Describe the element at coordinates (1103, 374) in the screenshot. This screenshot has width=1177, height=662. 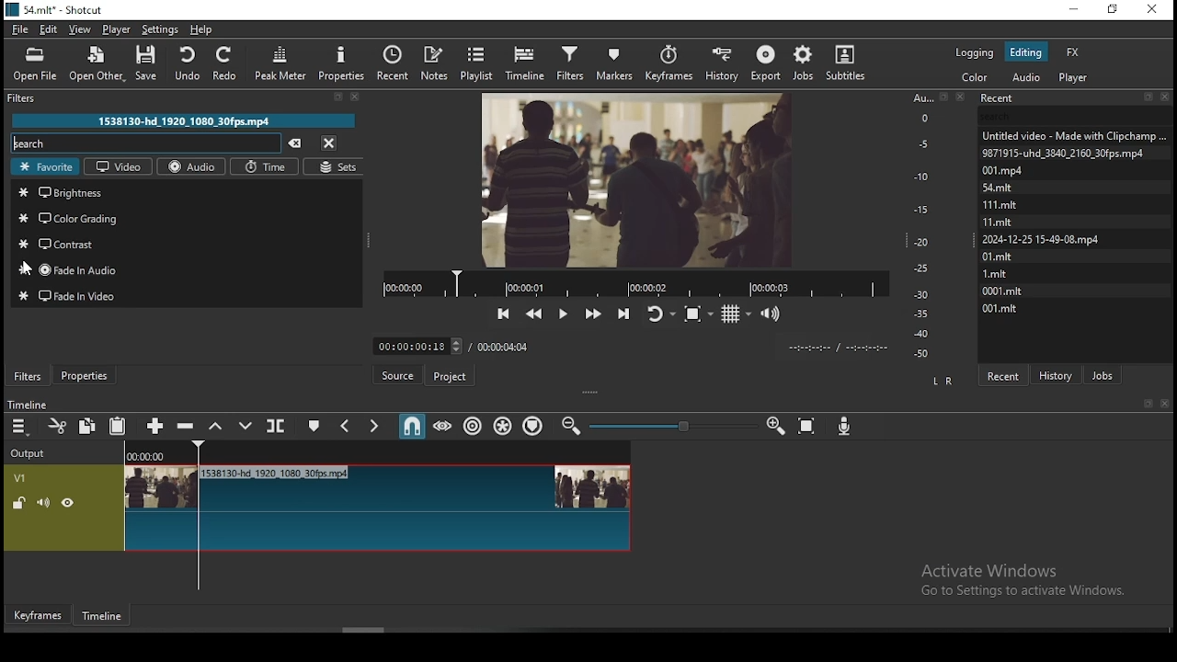
I see `jobs` at that location.